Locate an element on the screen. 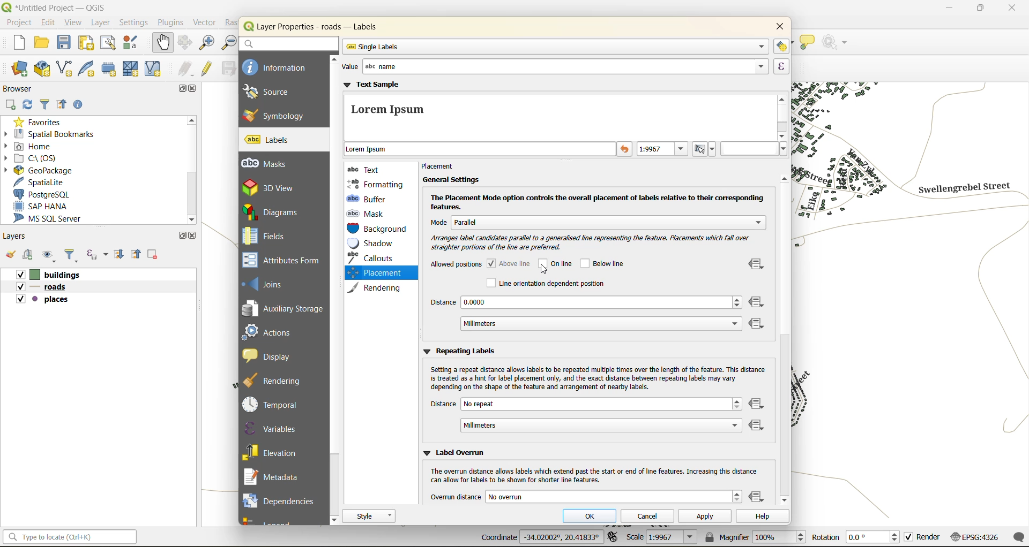 The width and height of the screenshot is (1029, 547). search is located at coordinates (288, 43).